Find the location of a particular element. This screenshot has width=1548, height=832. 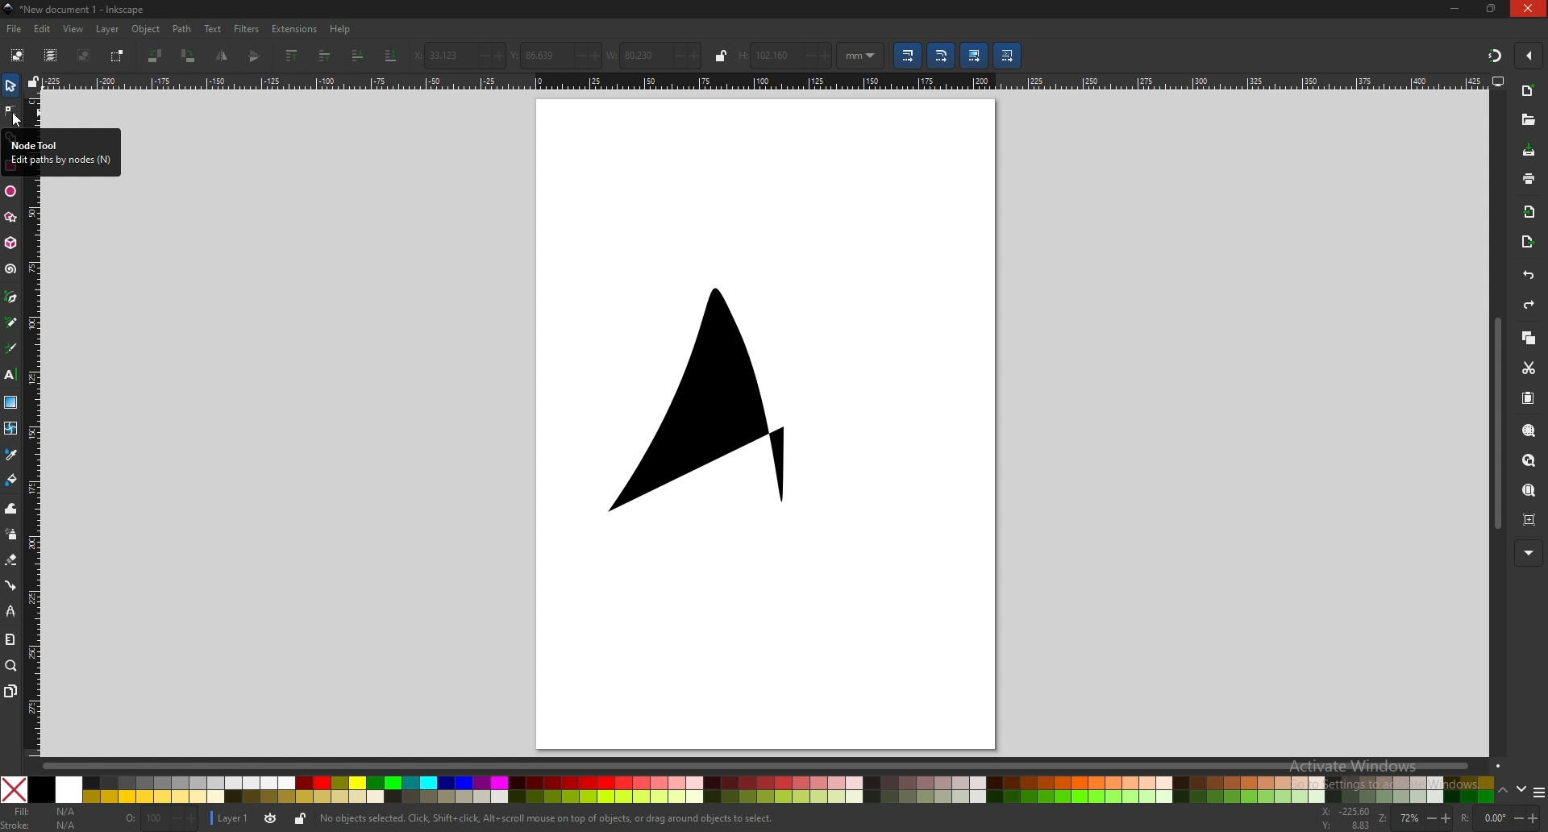

options is located at coordinates (1539, 792).